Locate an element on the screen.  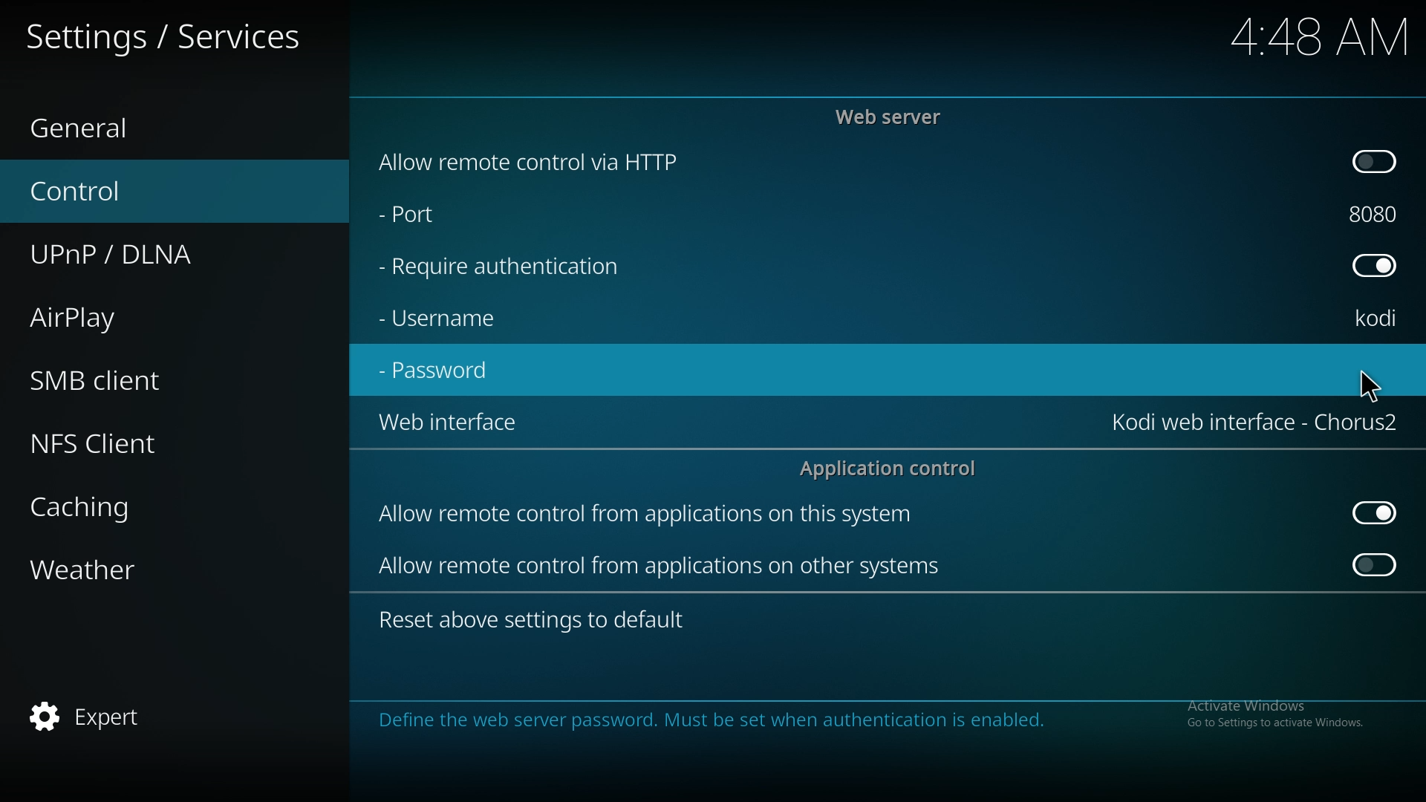
control is located at coordinates (108, 190).